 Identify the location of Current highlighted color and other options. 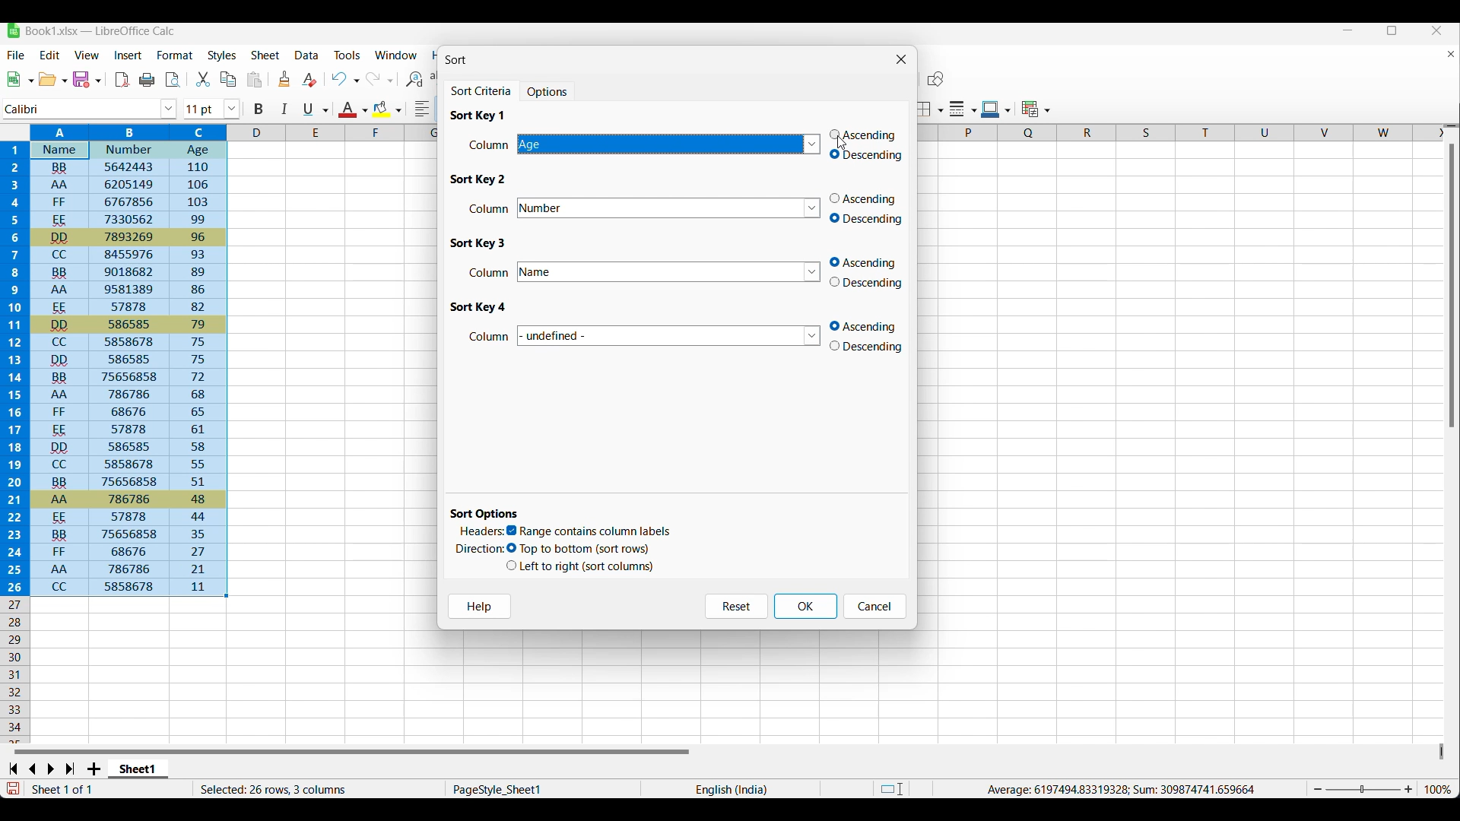
(386, 109).